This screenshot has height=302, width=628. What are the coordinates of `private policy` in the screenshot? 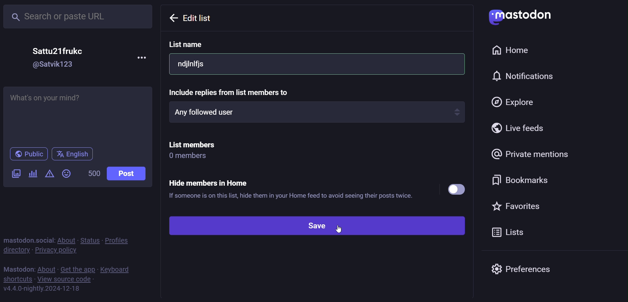 It's located at (58, 250).